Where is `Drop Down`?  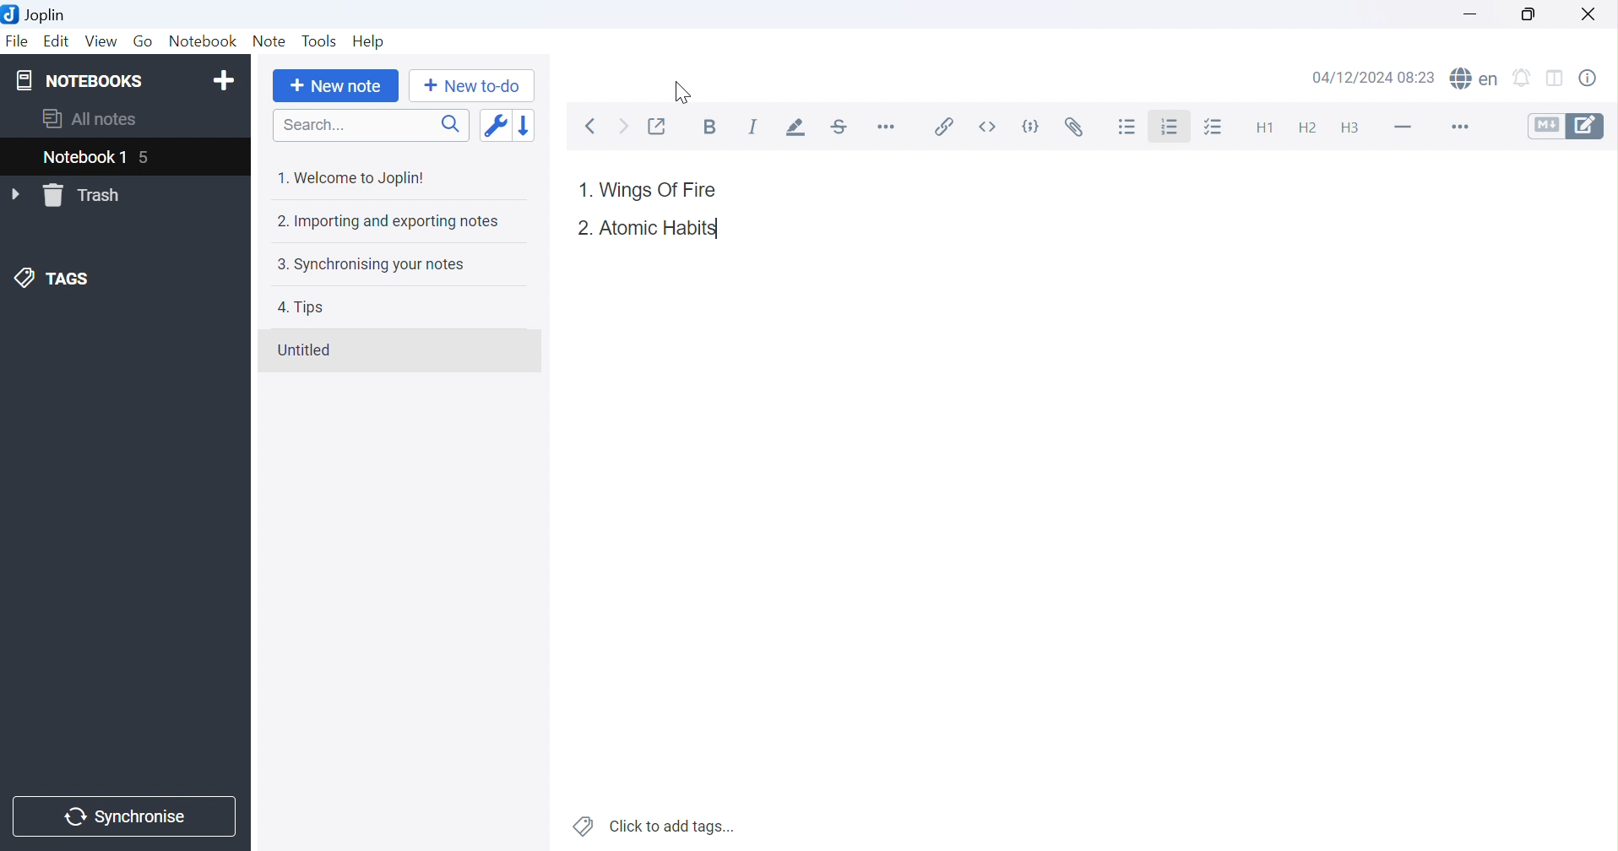 Drop Down is located at coordinates (17, 195).